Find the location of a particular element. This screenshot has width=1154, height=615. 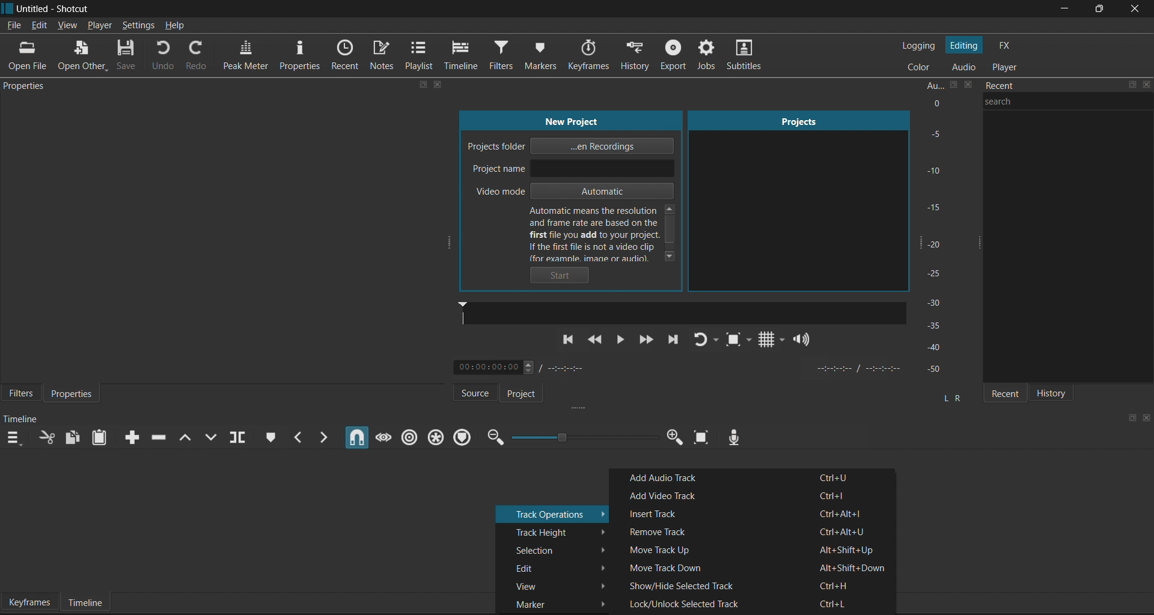

Scrub while dragging is located at coordinates (382, 435).